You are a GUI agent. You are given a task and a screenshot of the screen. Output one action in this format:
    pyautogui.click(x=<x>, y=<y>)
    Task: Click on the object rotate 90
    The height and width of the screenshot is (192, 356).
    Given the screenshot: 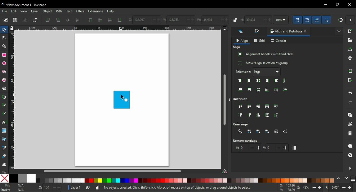 What is the action you would take?
    pyautogui.click(x=59, y=20)
    